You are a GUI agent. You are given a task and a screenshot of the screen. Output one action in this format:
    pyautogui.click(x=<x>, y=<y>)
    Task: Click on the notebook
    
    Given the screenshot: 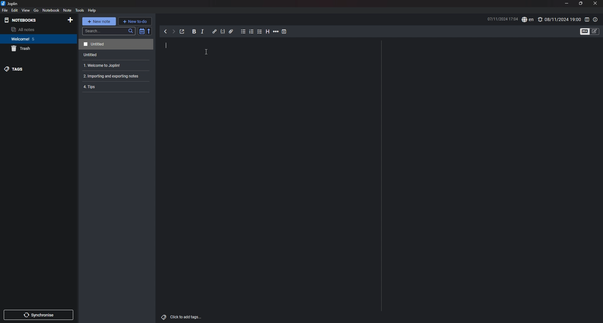 What is the action you would take?
    pyautogui.click(x=36, y=39)
    